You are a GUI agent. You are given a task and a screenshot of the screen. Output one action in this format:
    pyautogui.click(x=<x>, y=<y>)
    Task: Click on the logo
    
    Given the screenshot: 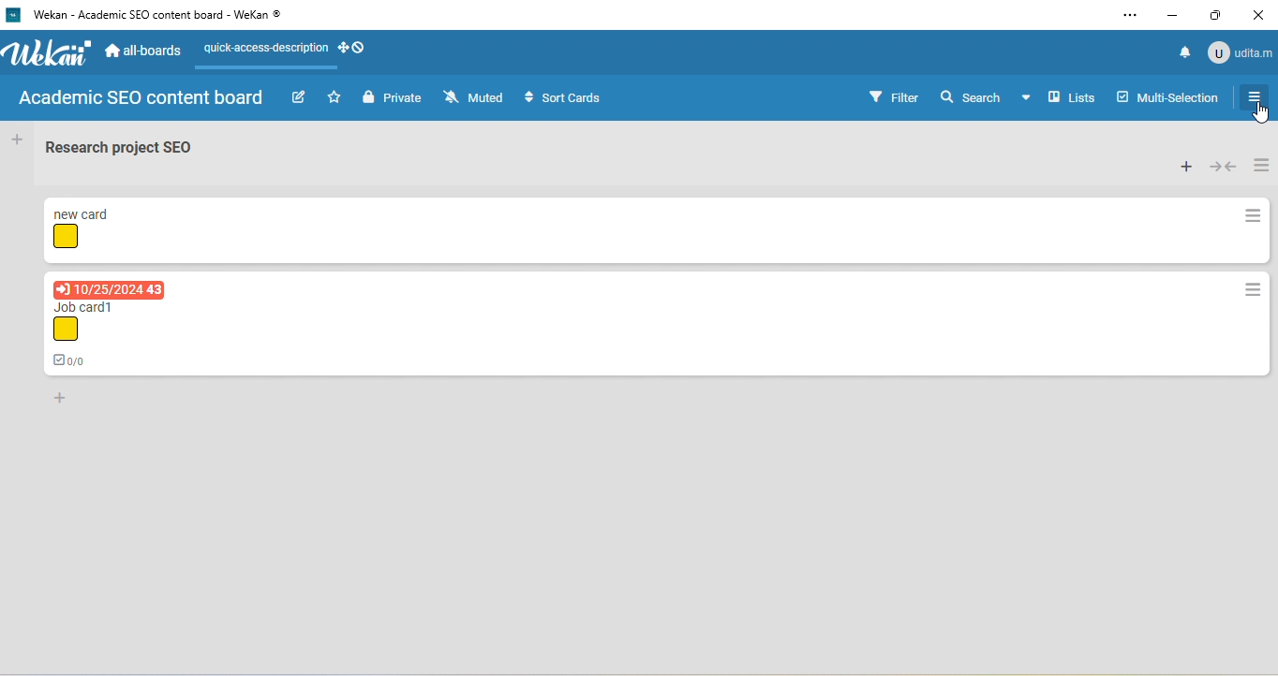 What is the action you would take?
    pyautogui.click(x=12, y=15)
    